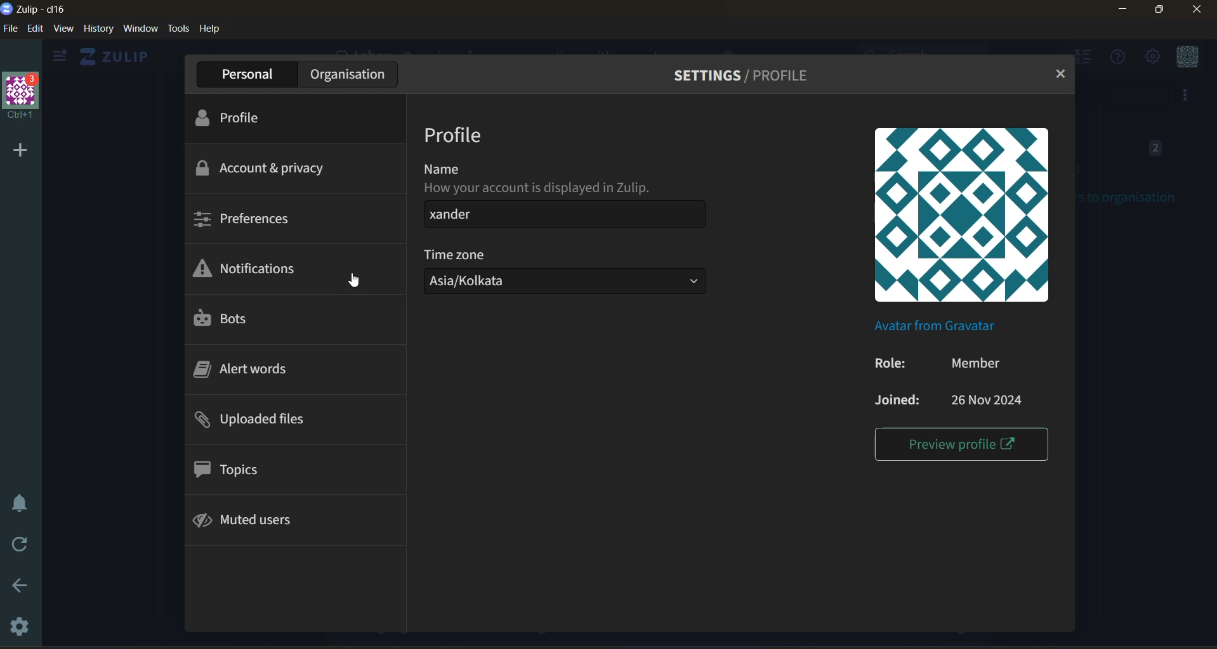 Image resolution: width=1217 pixels, height=649 pixels. What do you see at coordinates (245, 75) in the screenshot?
I see `personal` at bounding box center [245, 75].